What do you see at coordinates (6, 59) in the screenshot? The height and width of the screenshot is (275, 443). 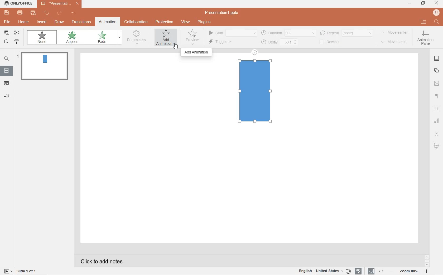 I see `find` at bounding box center [6, 59].